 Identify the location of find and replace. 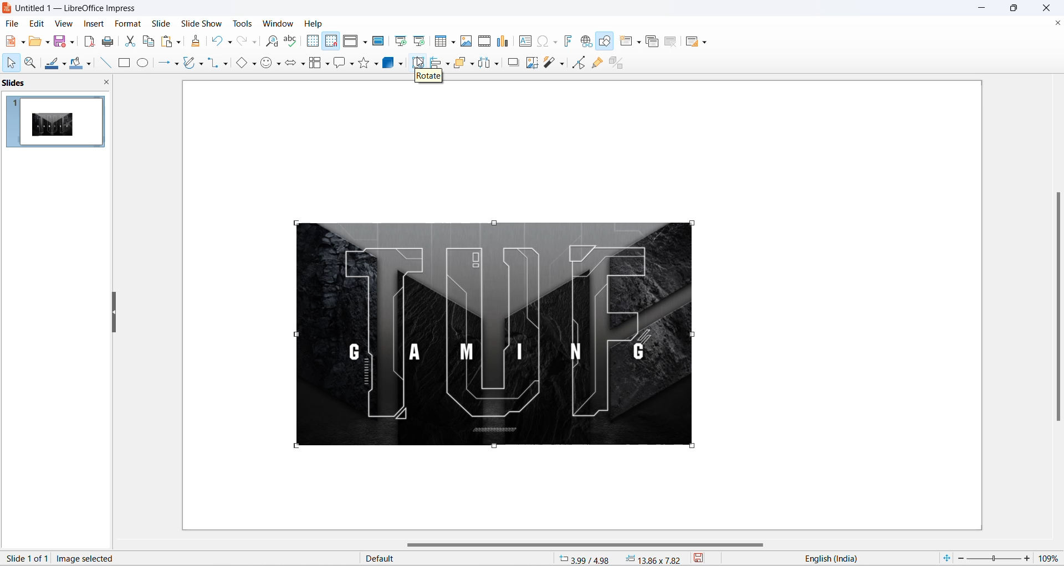
(274, 42).